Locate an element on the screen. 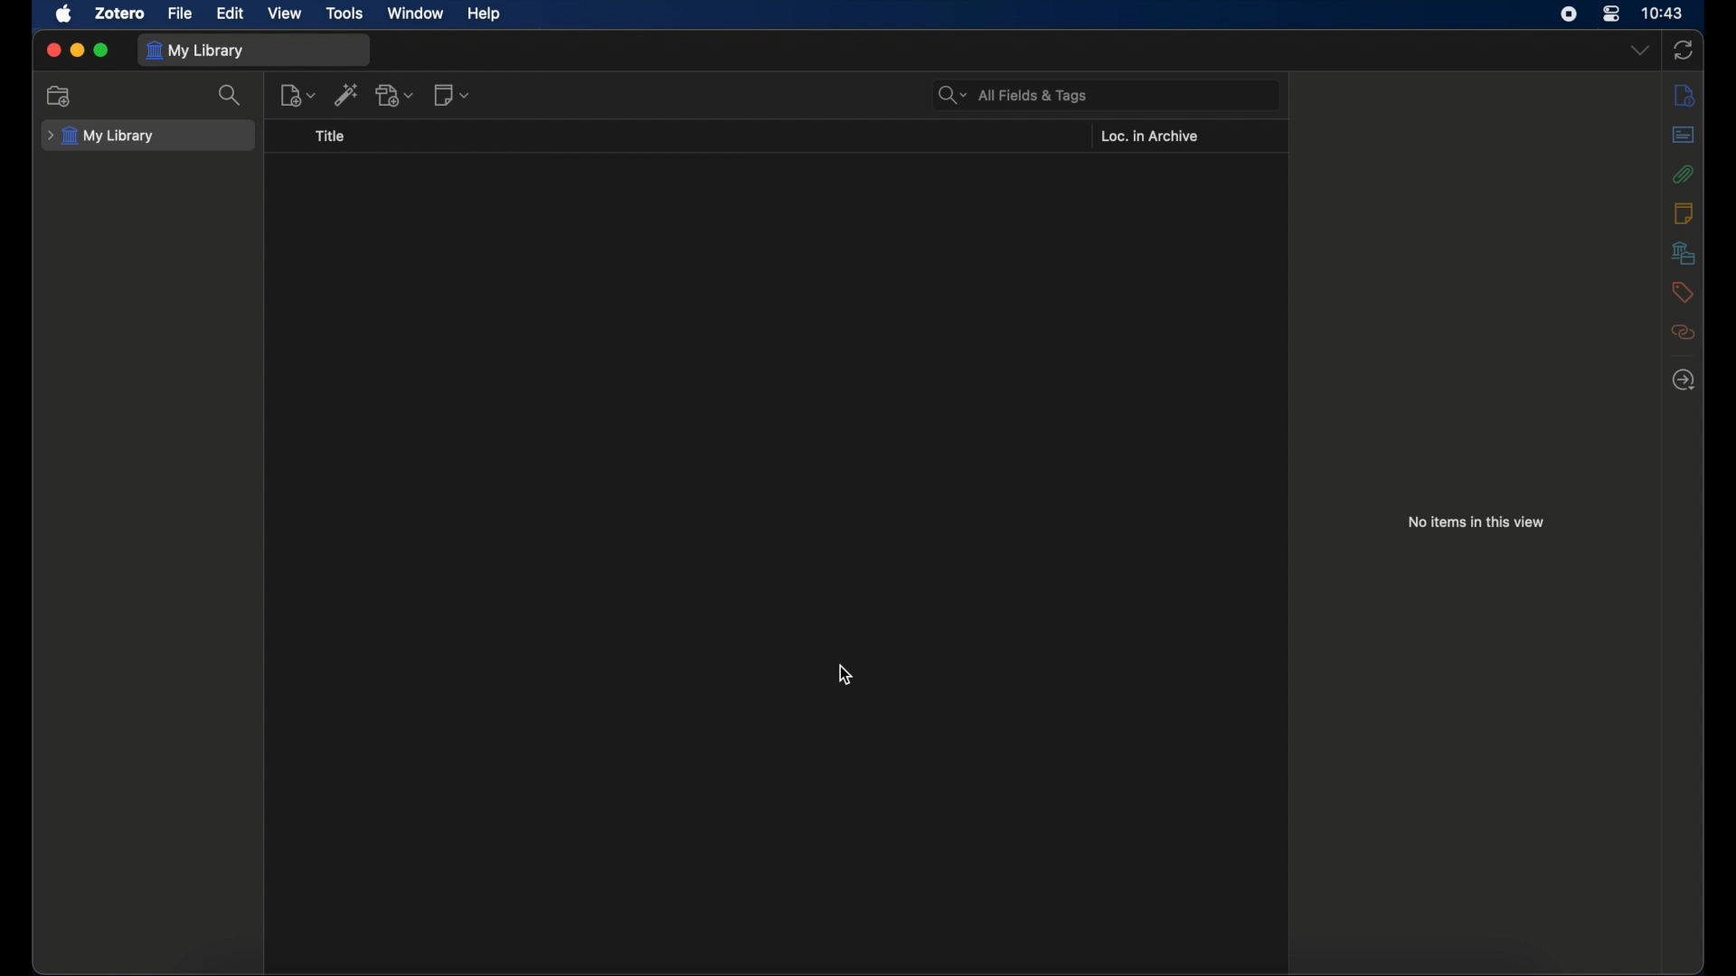 This screenshot has height=976, width=1736. screen recorder is located at coordinates (1571, 14).